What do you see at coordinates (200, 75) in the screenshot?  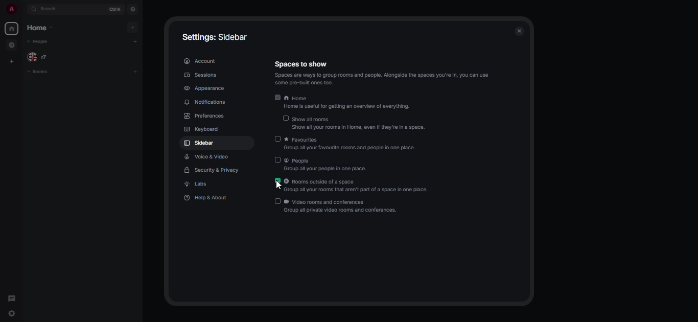 I see `sessions` at bounding box center [200, 75].